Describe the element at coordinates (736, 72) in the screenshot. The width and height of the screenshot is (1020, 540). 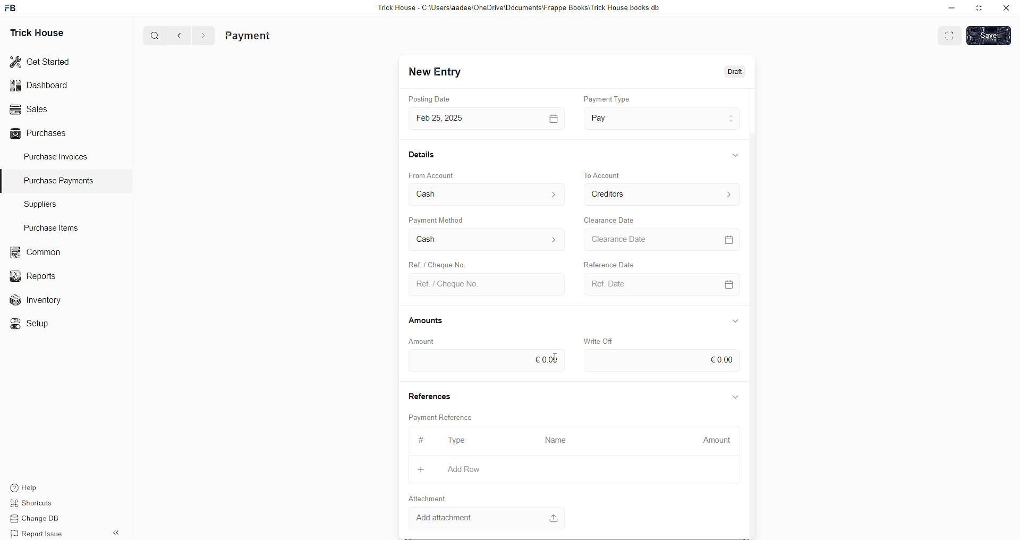
I see `Draft` at that location.